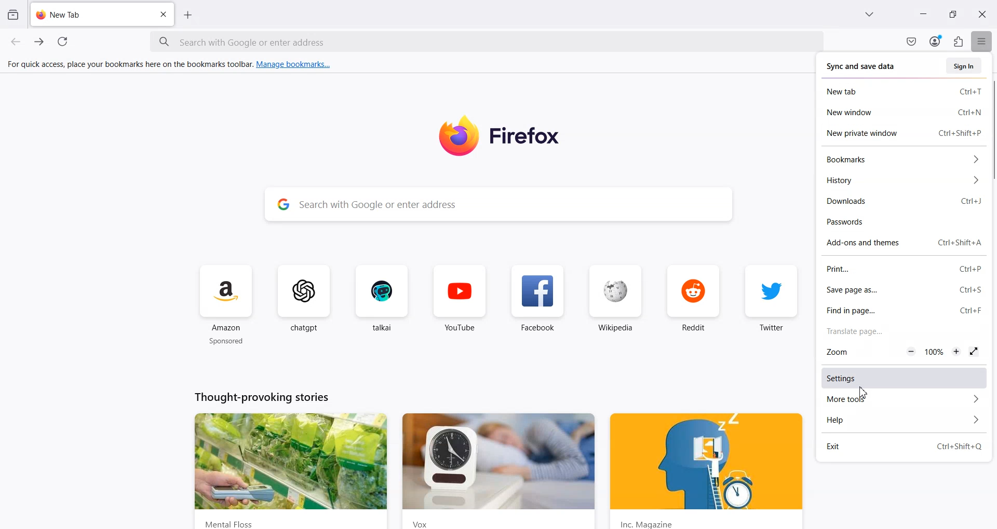  I want to click on y
) is
| fy 2x
EC)
Inc. Magazine, so click(708, 470).